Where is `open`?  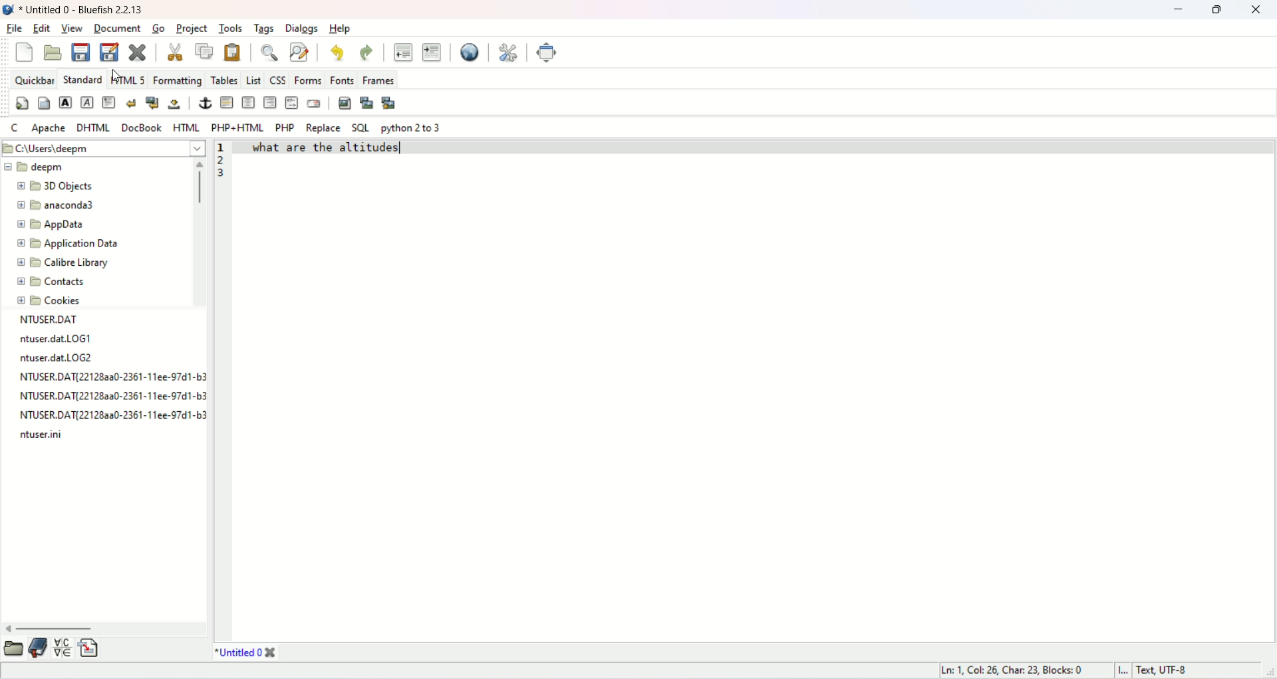
open is located at coordinates (53, 53).